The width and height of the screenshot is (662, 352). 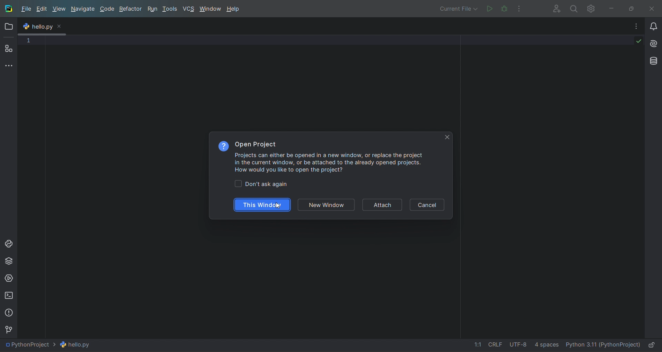 I want to click on logo, so click(x=8, y=8).